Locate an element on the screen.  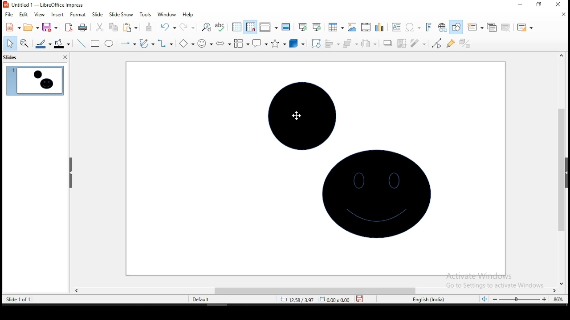
curves and polygons is located at coordinates (147, 43).